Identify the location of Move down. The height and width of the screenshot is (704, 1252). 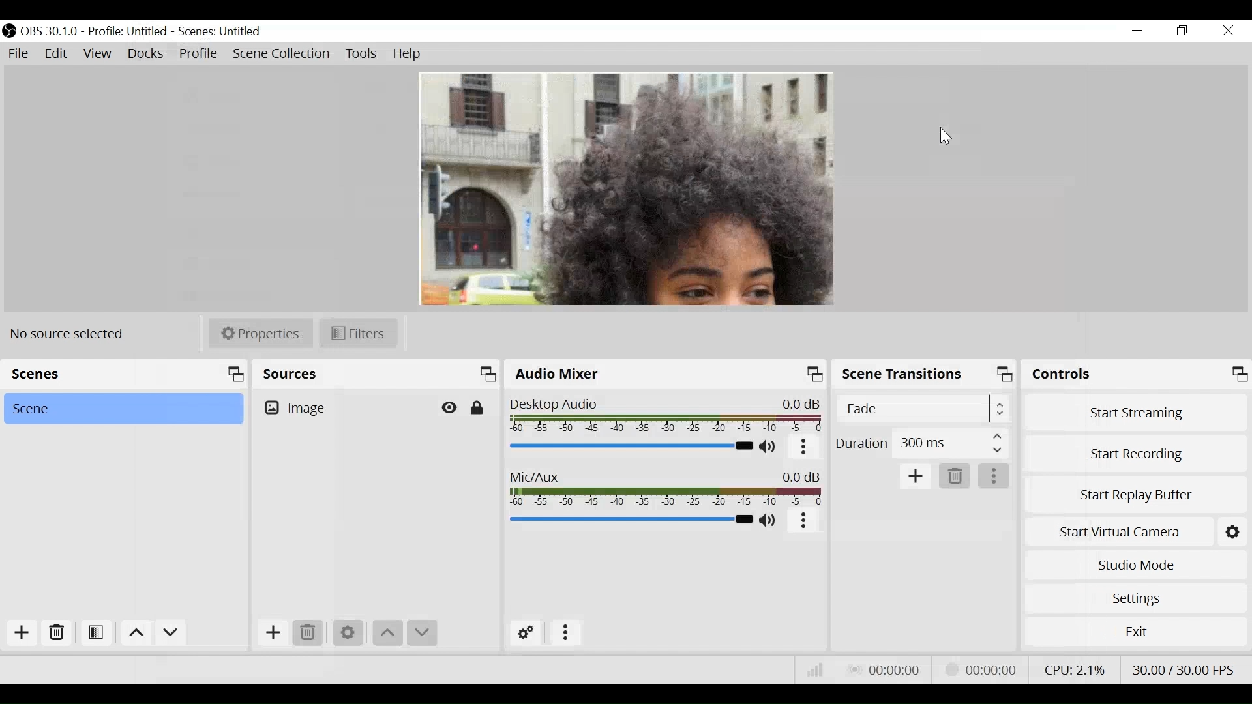
(424, 633).